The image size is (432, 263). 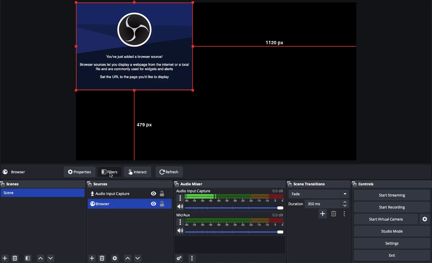 What do you see at coordinates (50, 257) in the screenshot?
I see `Down` at bounding box center [50, 257].